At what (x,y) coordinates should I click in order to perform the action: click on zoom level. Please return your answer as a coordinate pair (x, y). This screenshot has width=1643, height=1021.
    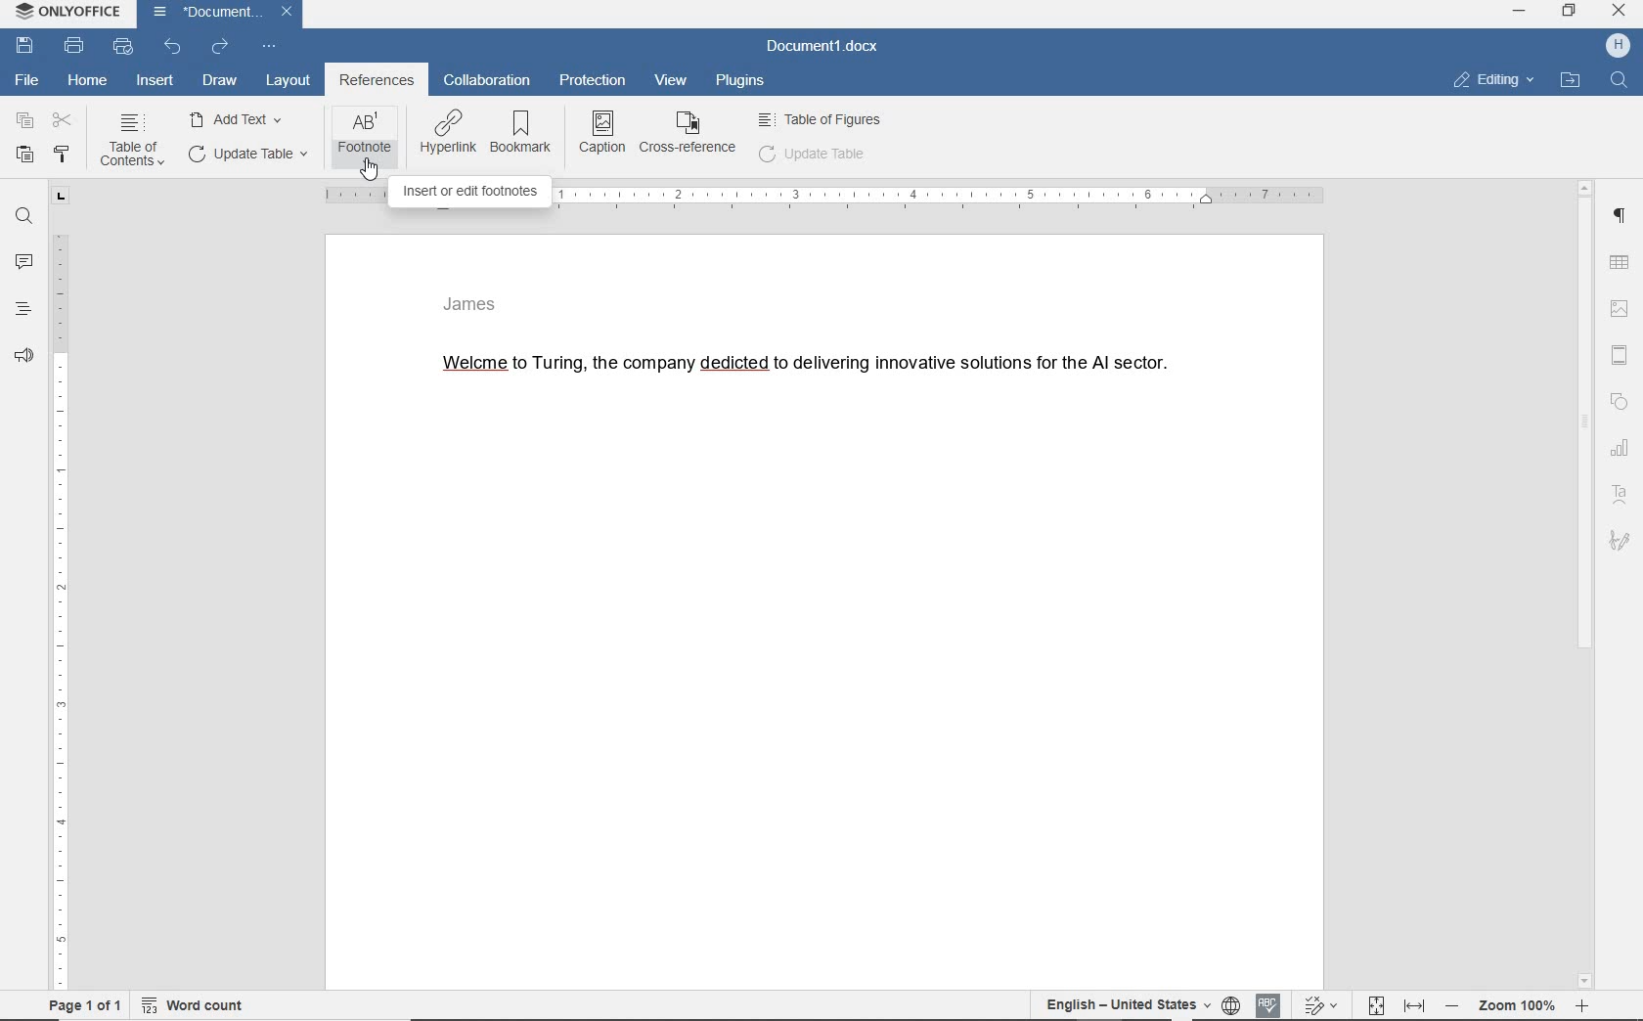
    Looking at the image, I should click on (1519, 1008).